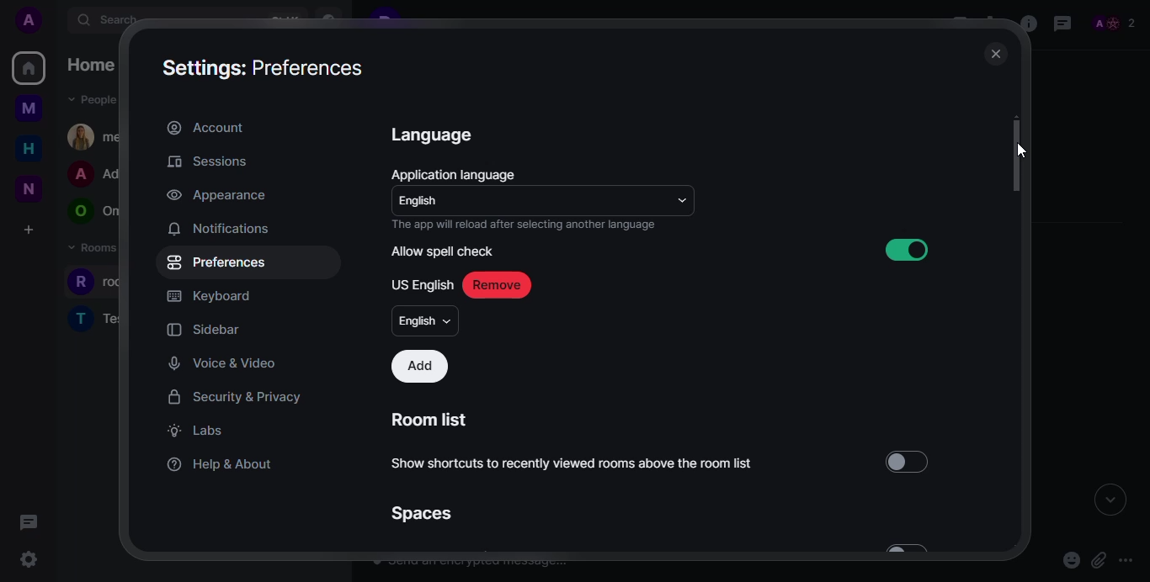 The image size is (1150, 582). What do you see at coordinates (536, 227) in the screenshot?
I see `The app will reload after selecting another language` at bounding box center [536, 227].